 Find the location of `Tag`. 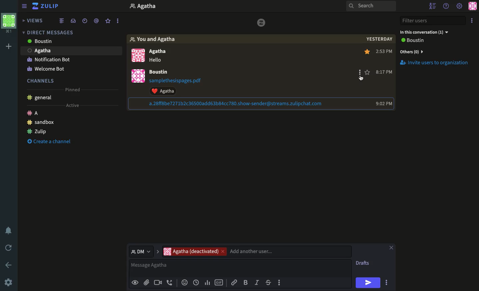

Tag is located at coordinates (97, 20).